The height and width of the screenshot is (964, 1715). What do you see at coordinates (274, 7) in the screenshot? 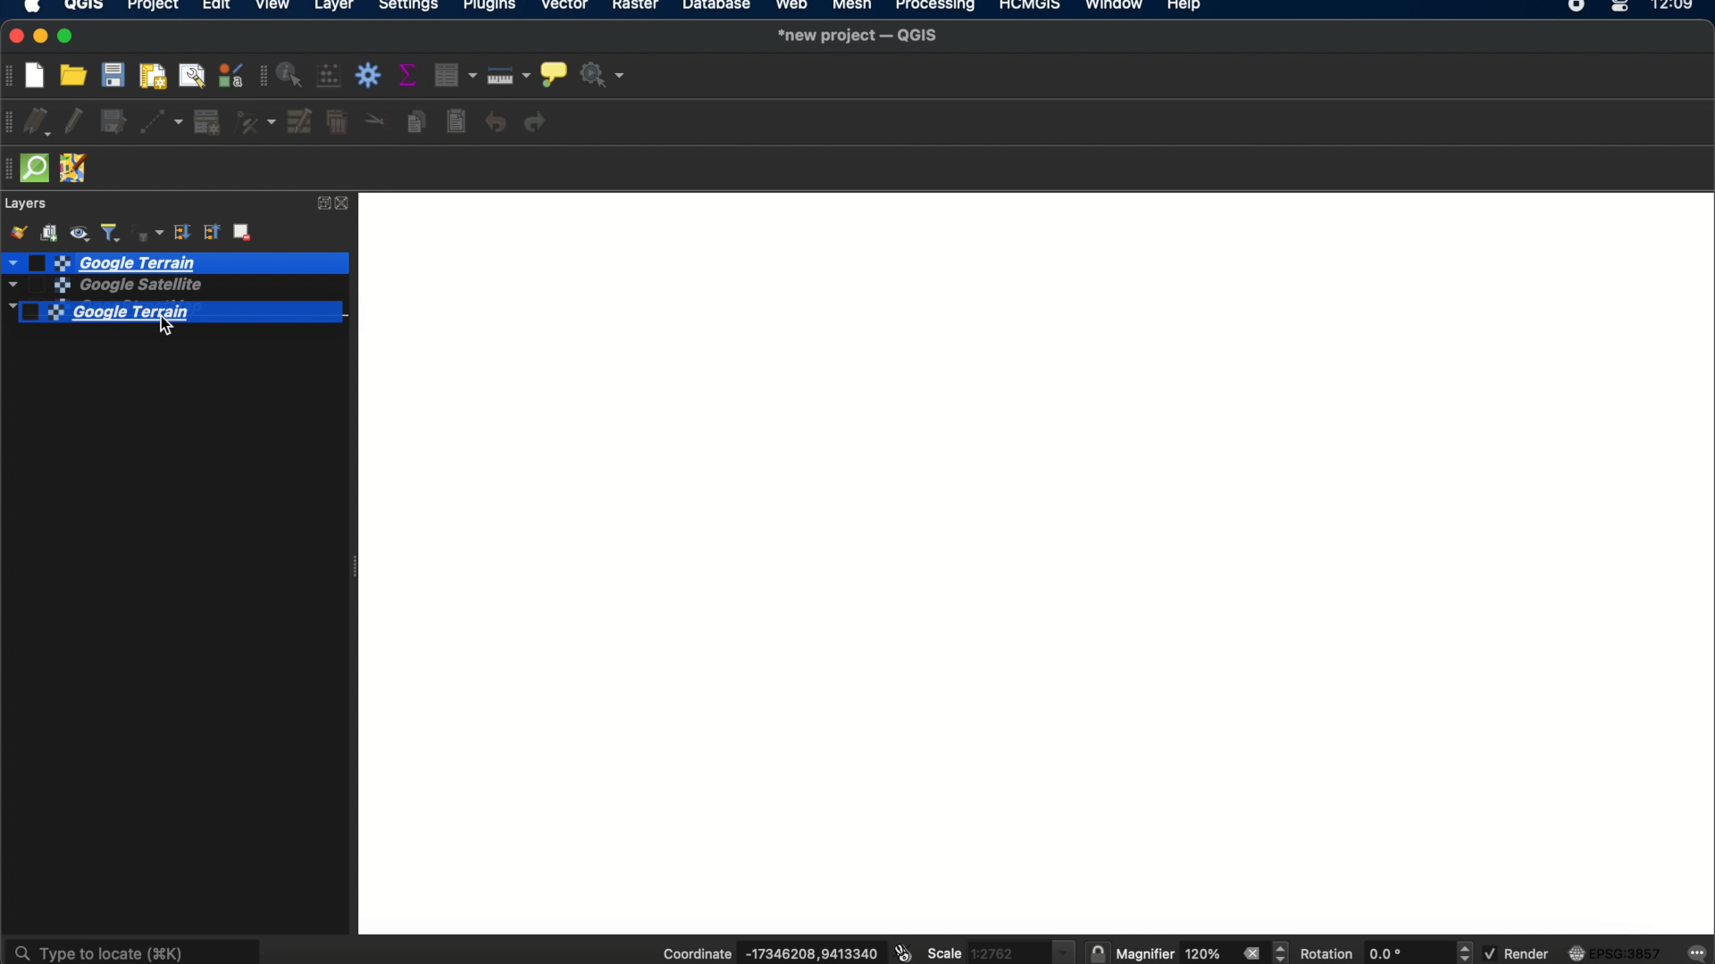
I see `view` at bounding box center [274, 7].